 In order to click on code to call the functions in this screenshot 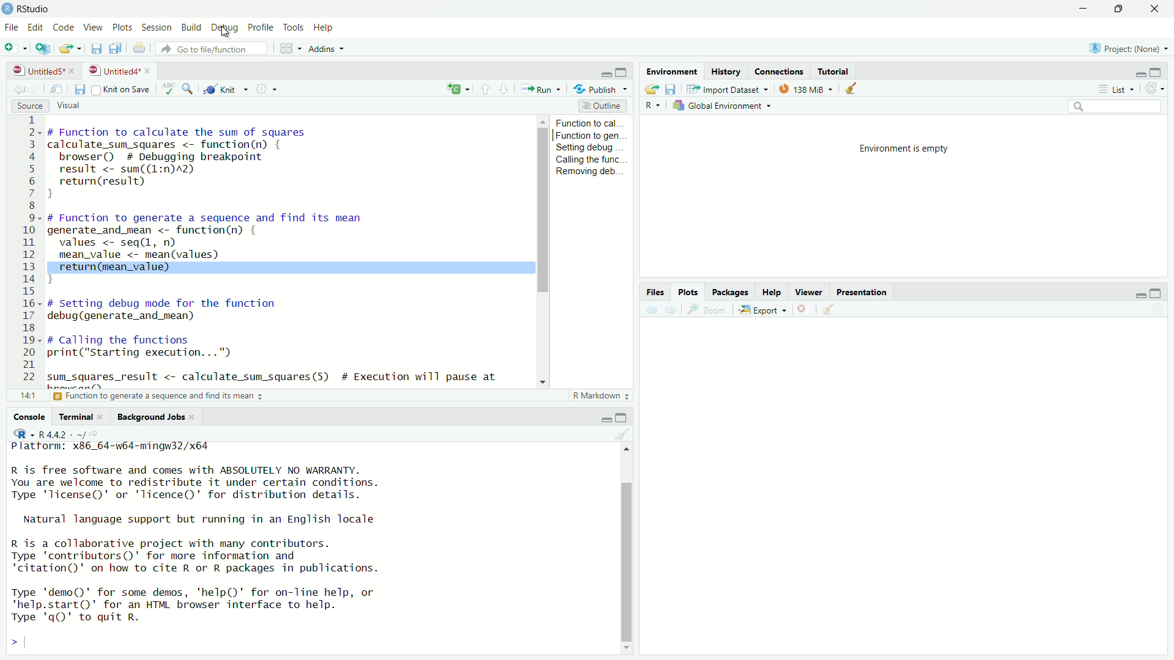, I will do `click(153, 348)`.